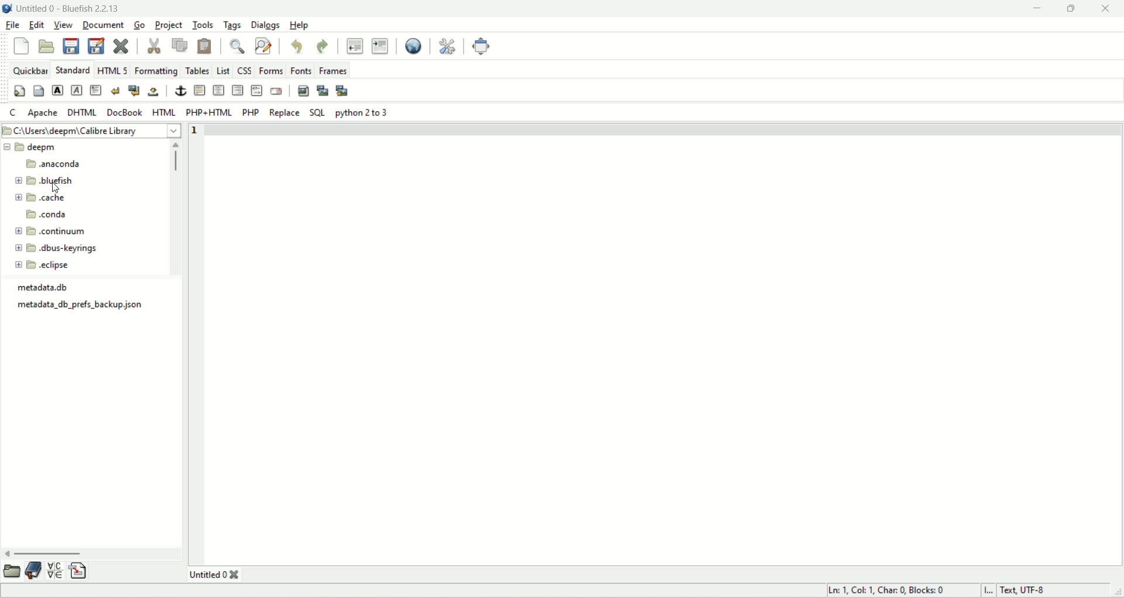  What do you see at coordinates (303, 91) in the screenshot?
I see `insert image` at bounding box center [303, 91].